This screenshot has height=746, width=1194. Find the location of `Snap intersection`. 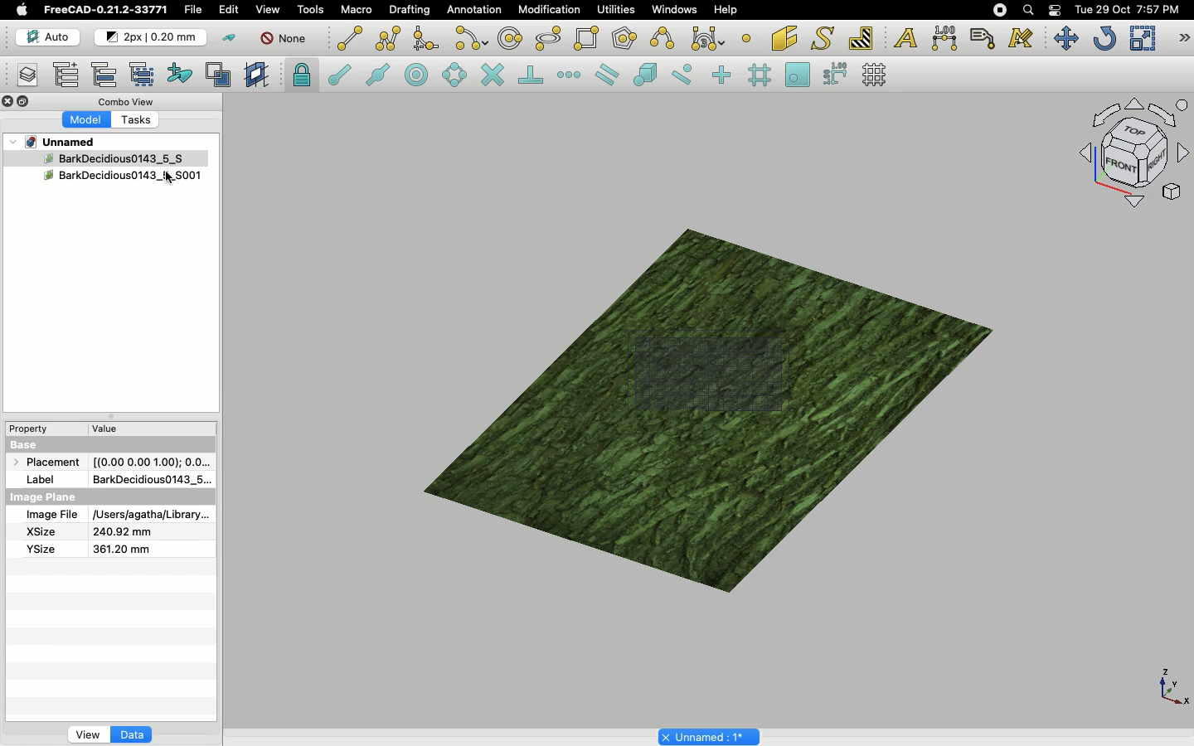

Snap intersection is located at coordinates (493, 76).